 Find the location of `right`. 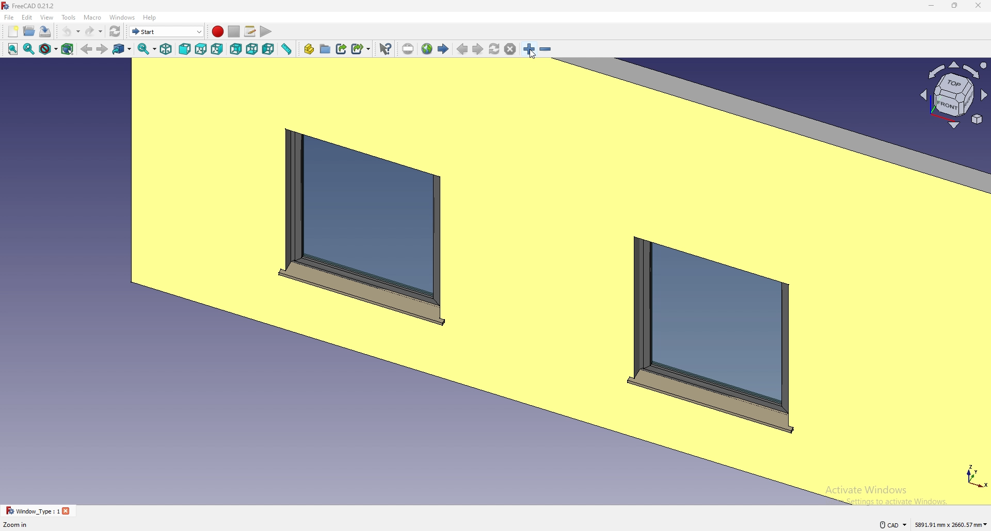

right is located at coordinates (218, 48).